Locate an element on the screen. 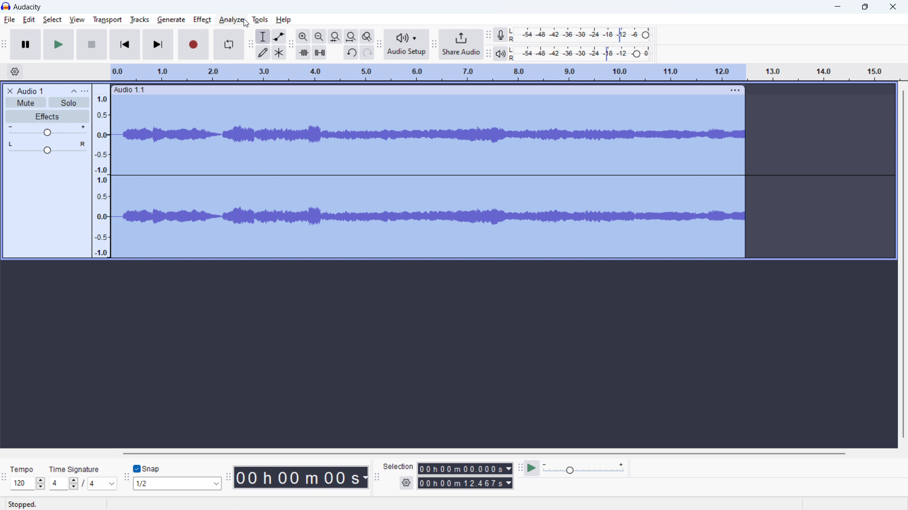 The width and height of the screenshot is (908, 510). close is located at coordinates (893, 6).